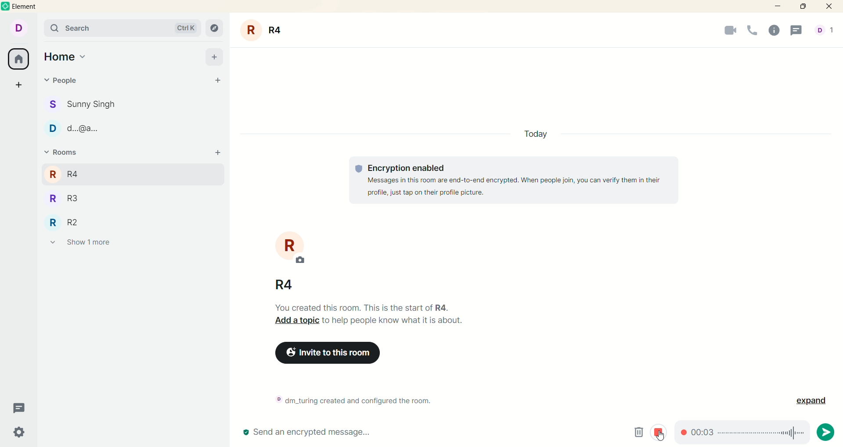 Image resolution: width=843 pixels, height=447 pixels. What do you see at coordinates (359, 399) in the screenshot?
I see `text` at bounding box center [359, 399].